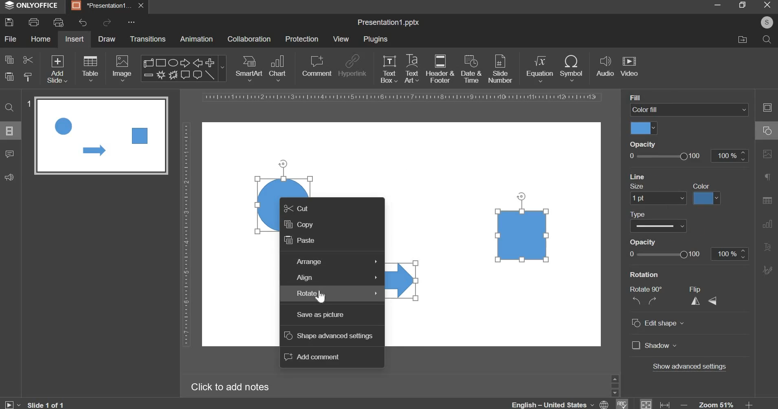 The image size is (778, 409). I want to click on language, so click(621, 403).